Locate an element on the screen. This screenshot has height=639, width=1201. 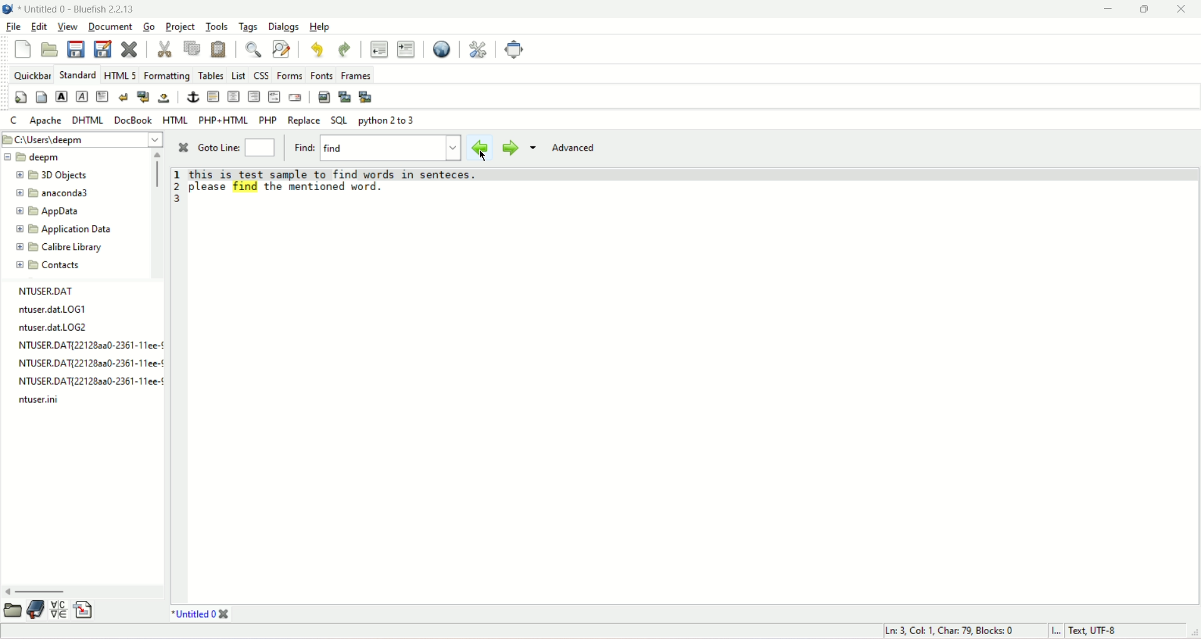
goto line: is located at coordinates (238, 147).